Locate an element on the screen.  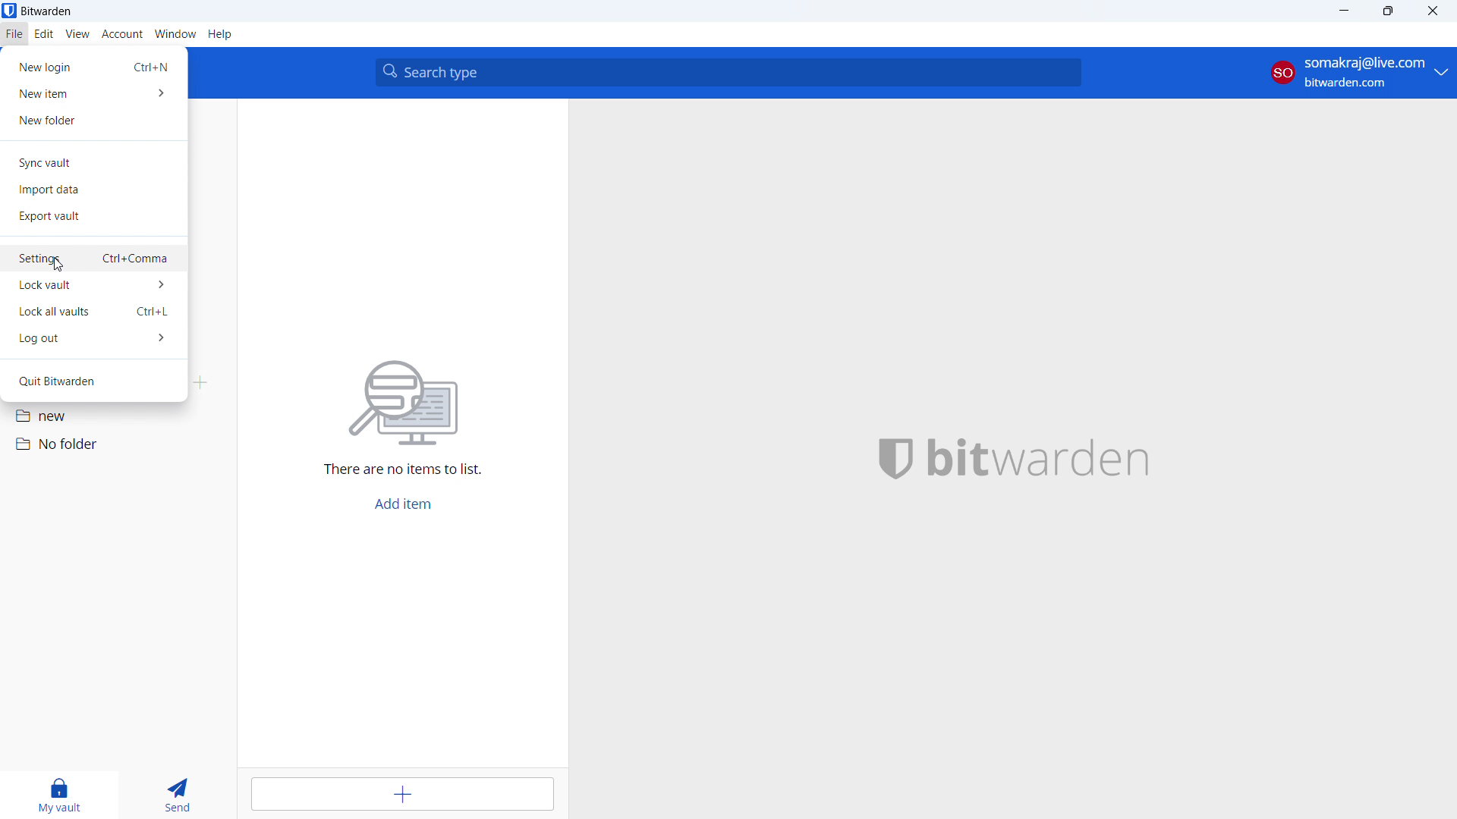
There are no items to list. is located at coordinates (404, 472).